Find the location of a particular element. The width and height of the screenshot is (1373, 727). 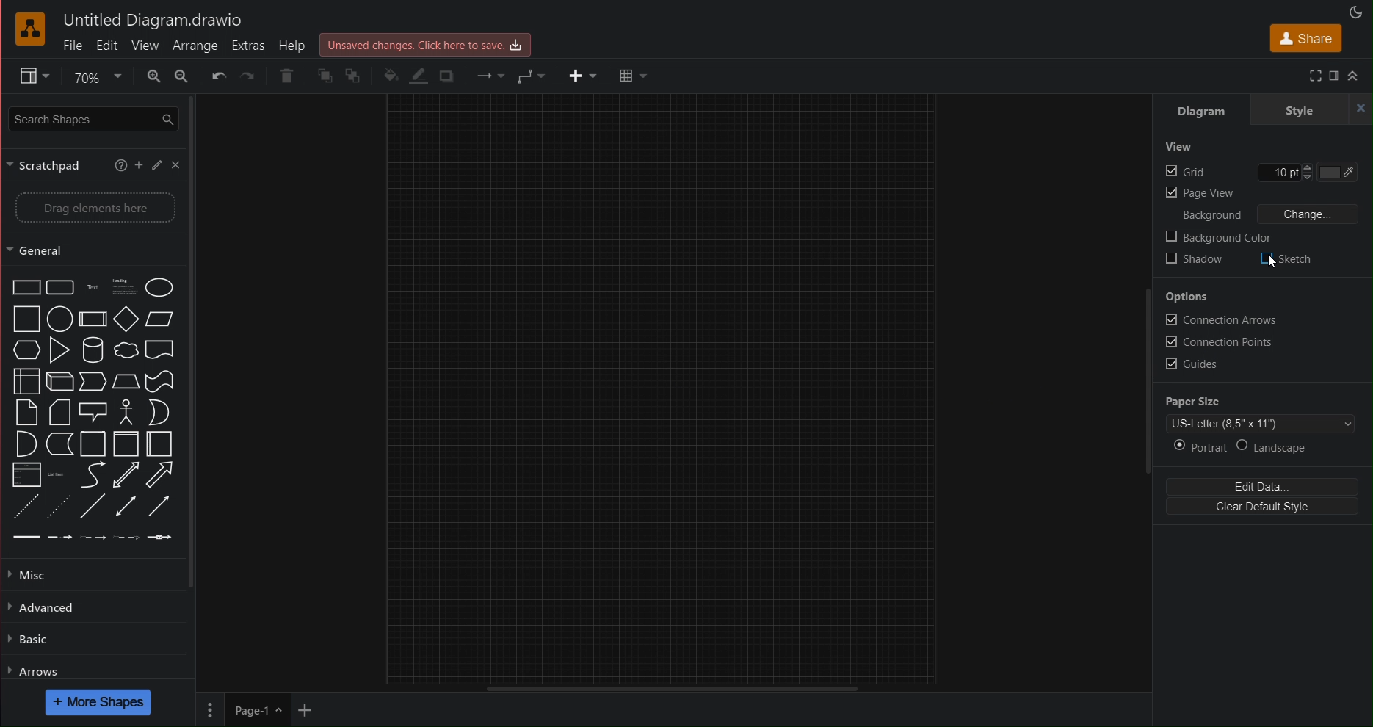

diamond is located at coordinates (126, 319).